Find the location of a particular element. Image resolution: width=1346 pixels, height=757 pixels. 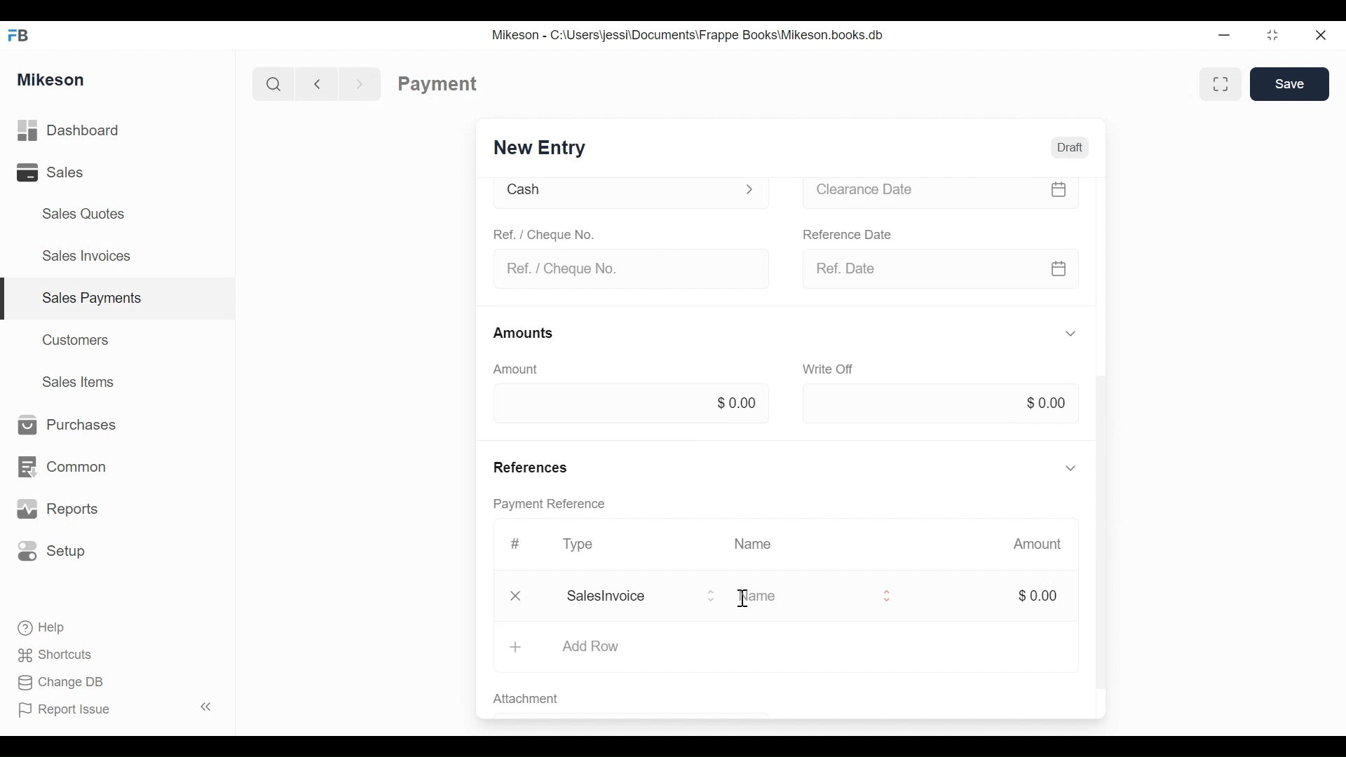

Minimize is located at coordinates (1224, 37).